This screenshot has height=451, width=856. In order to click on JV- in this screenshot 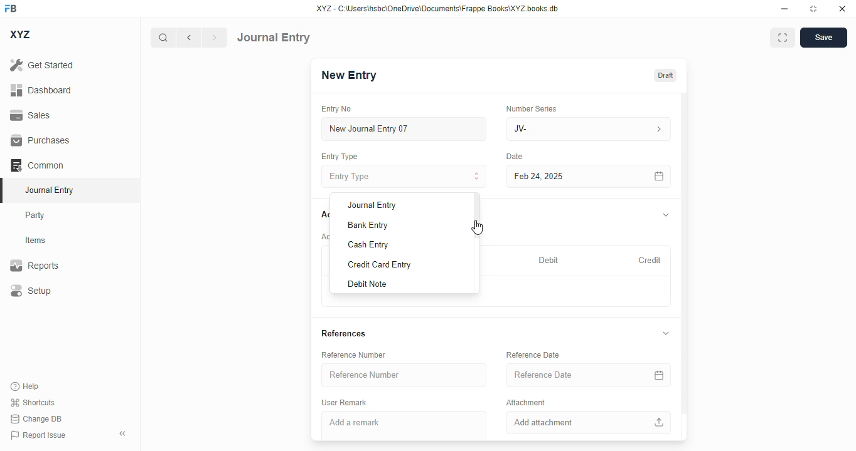, I will do `click(589, 129)`.